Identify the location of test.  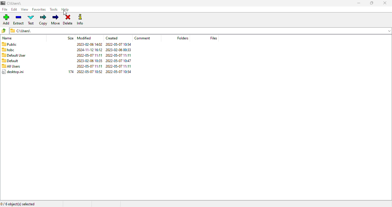
(31, 20).